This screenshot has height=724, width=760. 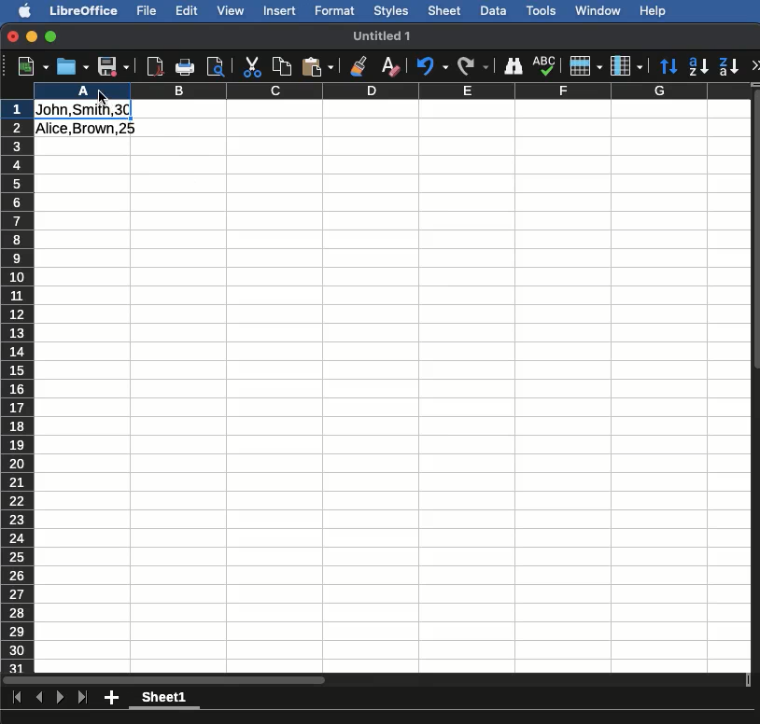 What do you see at coordinates (755, 396) in the screenshot?
I see `Scroll` at bounding box center [755, 396].